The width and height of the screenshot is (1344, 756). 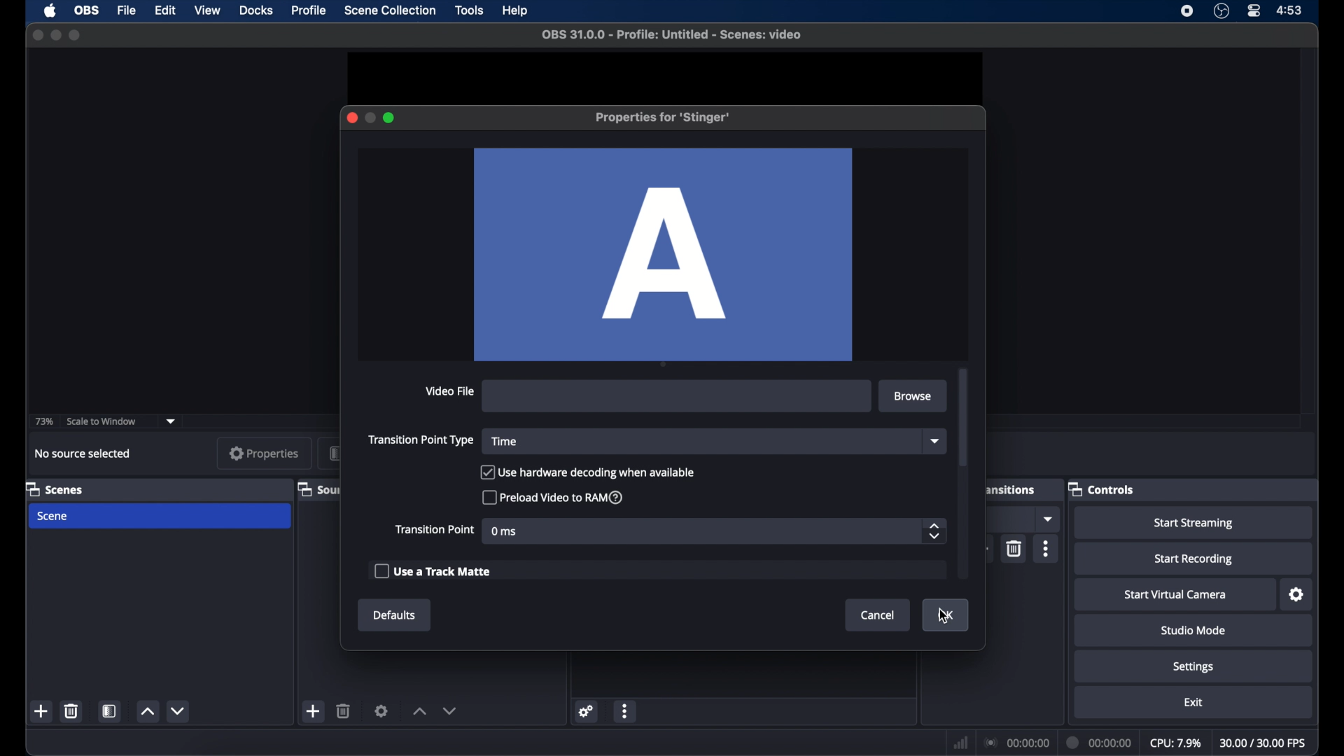 What do you see at coordinates (391, 10) in the screenshot?
I see `scene collection` at bounding box center [391, 10].